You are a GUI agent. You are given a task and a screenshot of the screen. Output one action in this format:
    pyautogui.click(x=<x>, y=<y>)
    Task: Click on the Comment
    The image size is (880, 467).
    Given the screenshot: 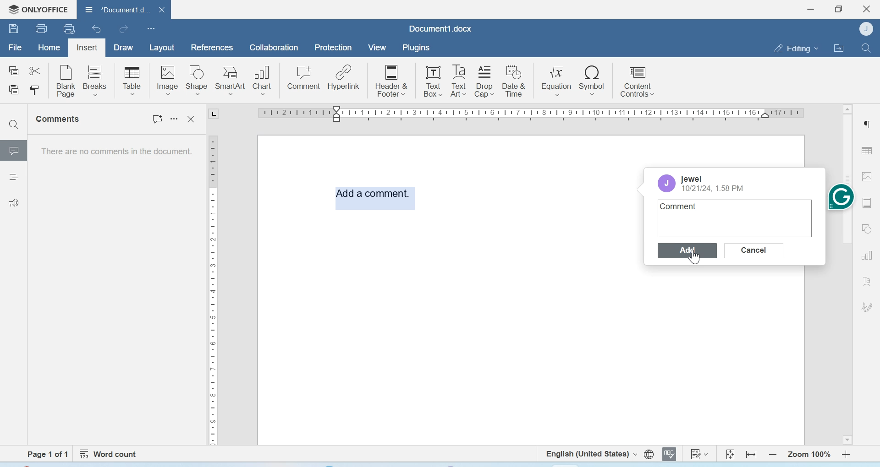 What is the action you would take?
    pyautogui.click(x=682, y=206)
    